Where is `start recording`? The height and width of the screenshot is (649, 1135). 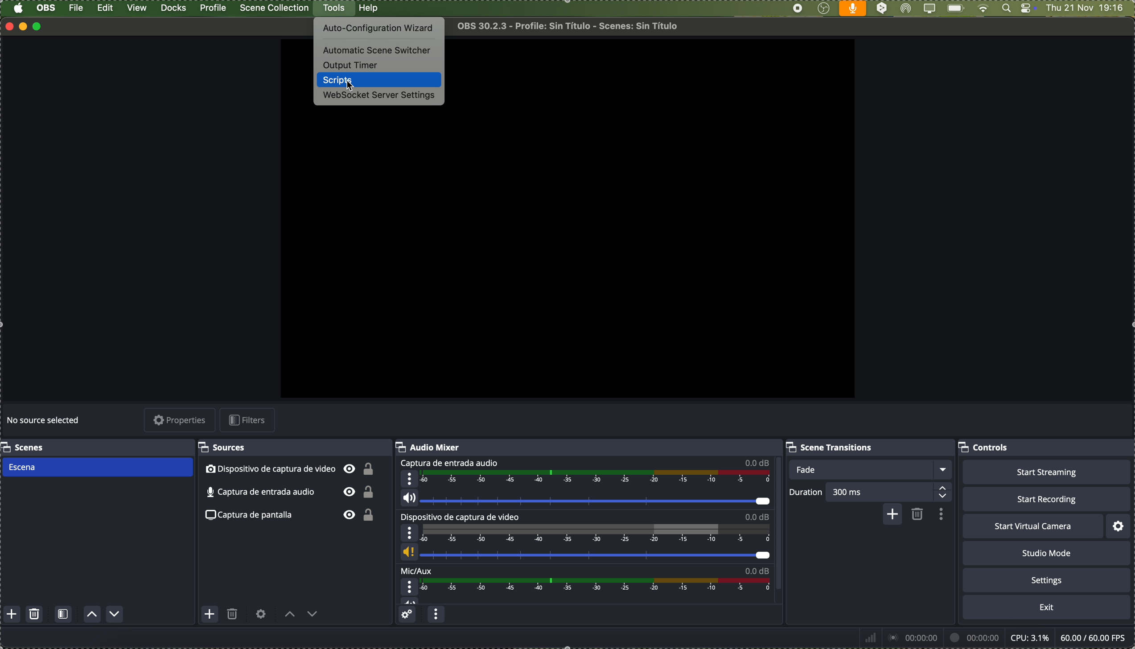
start recording is located at coordinates (1046, 499).